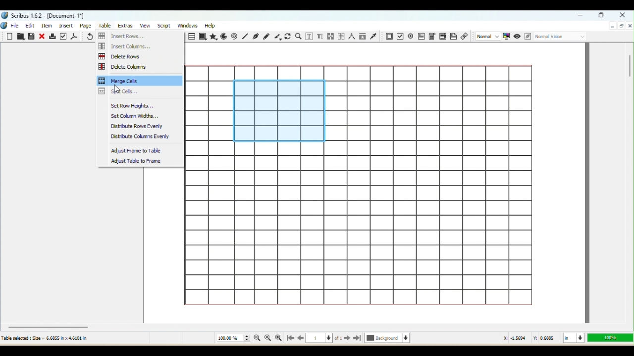  Describe the element at coordinates (351, 37) in the screenshot. I see `Measurements` at that location.